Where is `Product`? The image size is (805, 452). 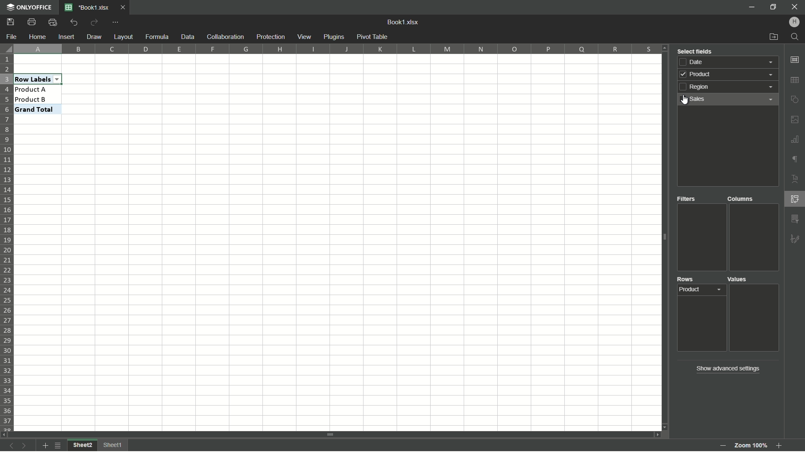
Product is located at coordinates (729, 76).